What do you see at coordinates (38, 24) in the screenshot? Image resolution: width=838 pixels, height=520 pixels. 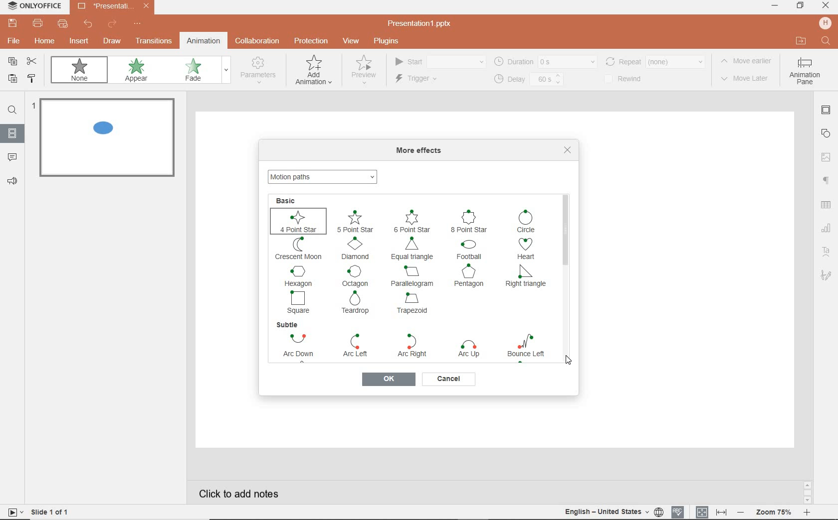 I see `print` at bounding box center [38, 24].